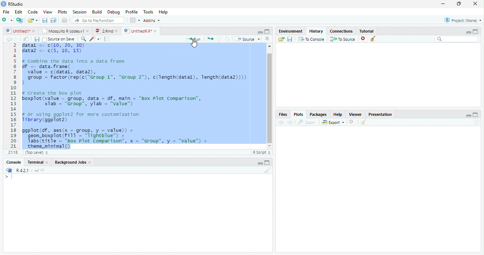 Image resolution: width=484 pixels, height=255 pixels. I want to click on Debug, so click(113, 12).